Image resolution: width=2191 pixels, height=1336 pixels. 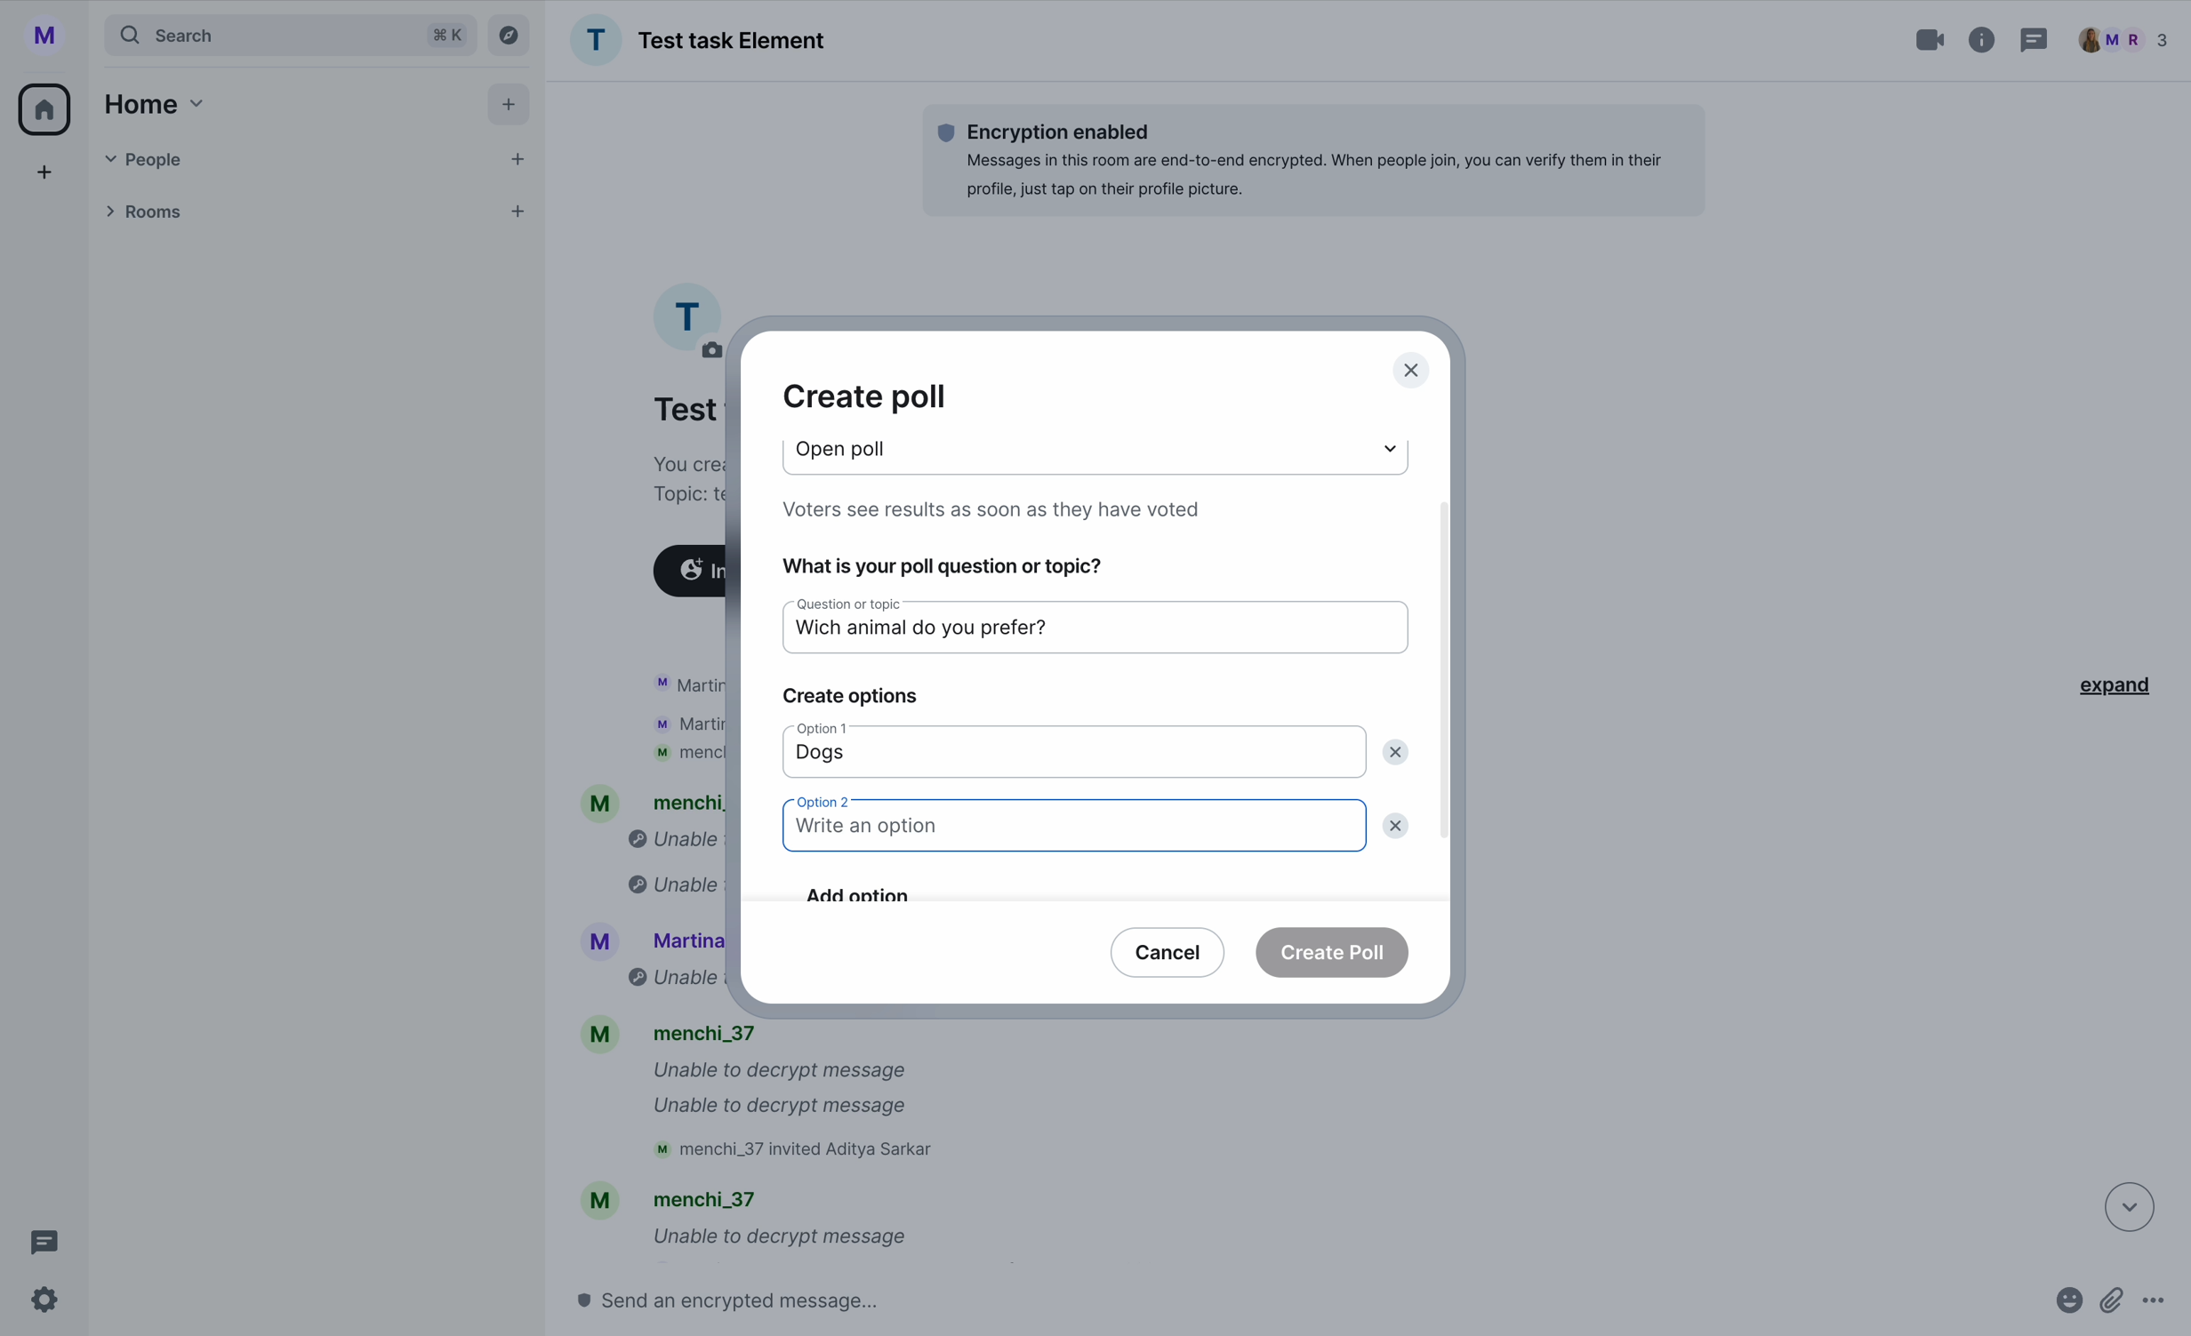 What do you see at coordinates (2123, 40) in the screenshot?
I see `people` at bounding box center [2123, 40].